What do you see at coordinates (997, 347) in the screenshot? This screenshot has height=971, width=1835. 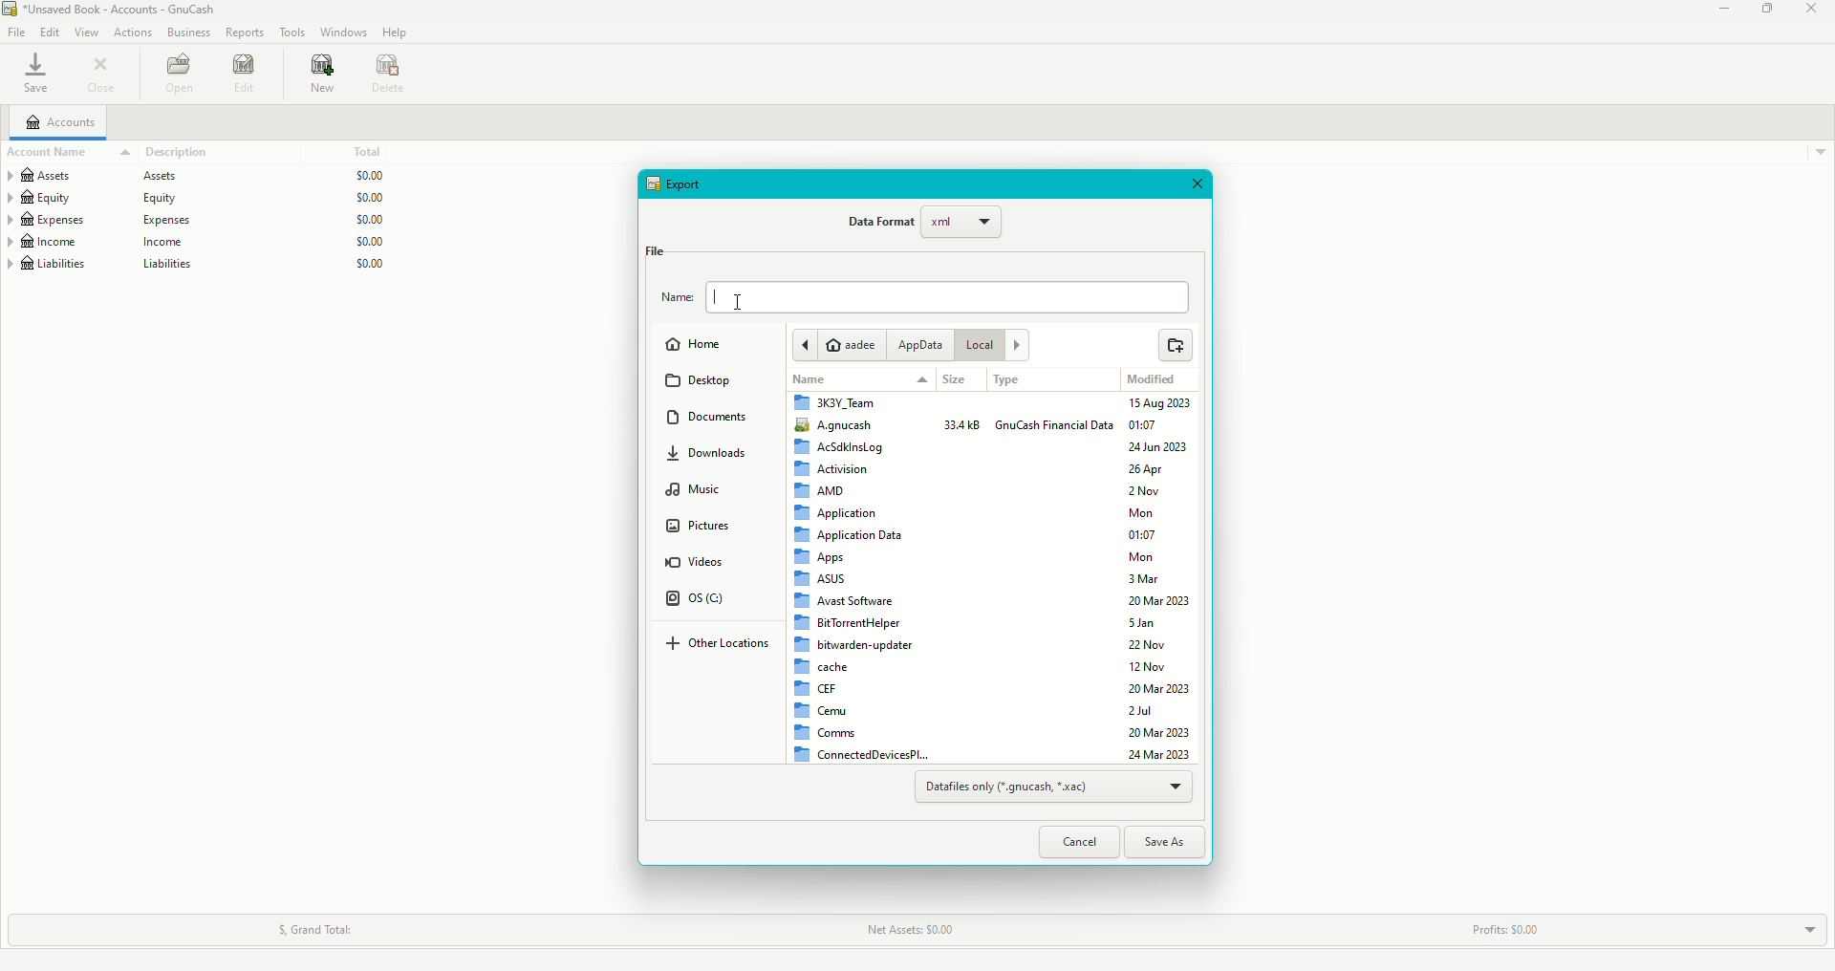 I see `Local` at bounding box center [997, 347].